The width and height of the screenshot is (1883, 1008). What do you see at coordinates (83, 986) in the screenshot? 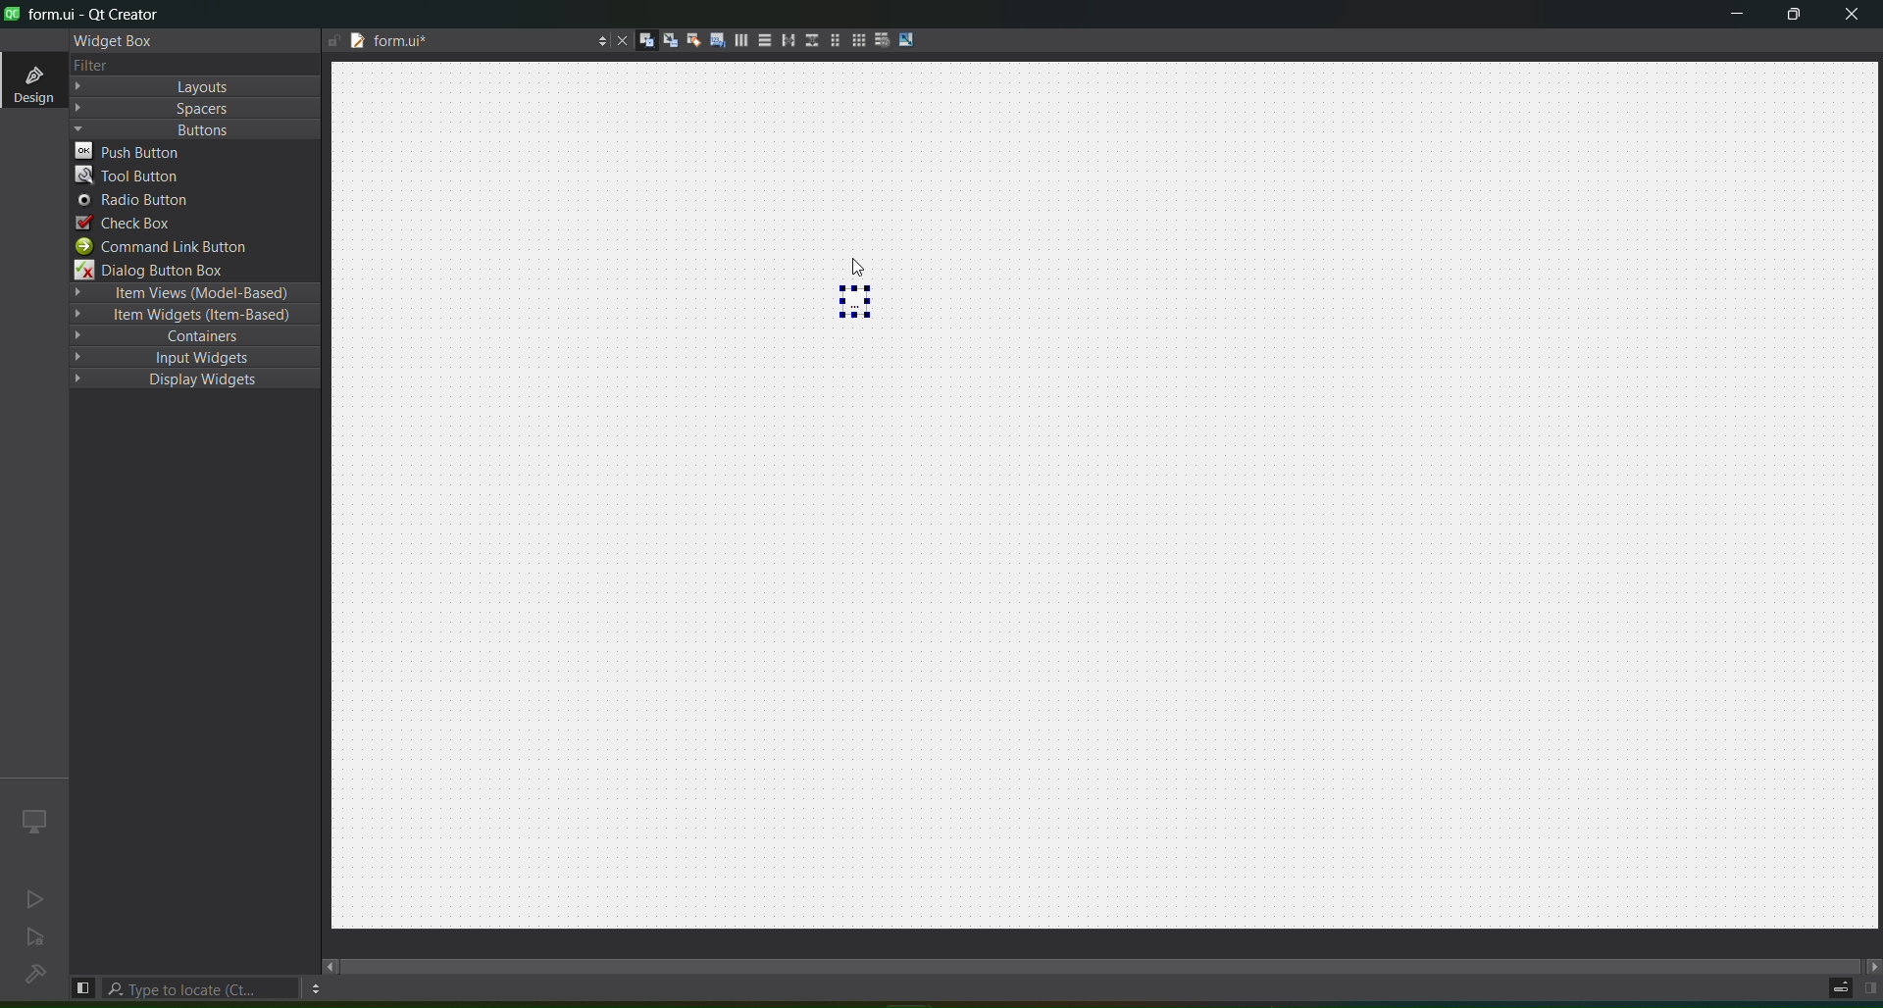
I see `hide left sidebar` at bounding box center [83, 986].